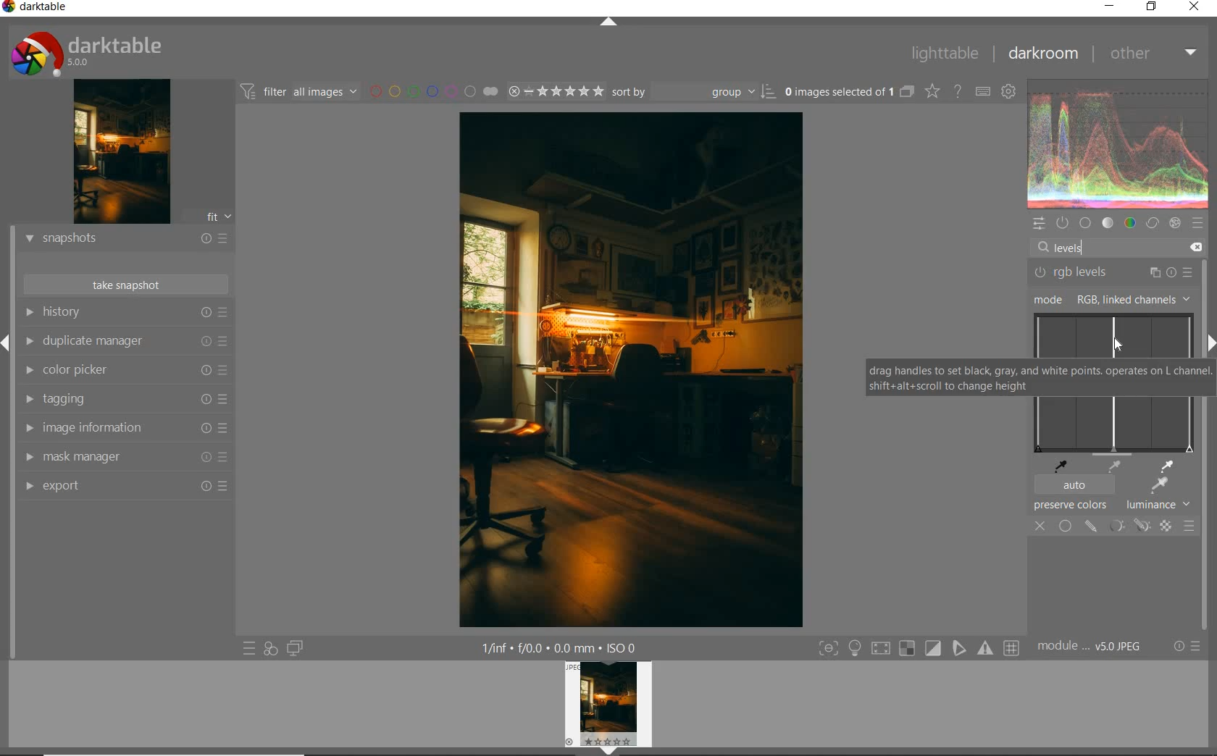 The image size is (1217, 756). I want to click on filter by image color, so click(434, 92).